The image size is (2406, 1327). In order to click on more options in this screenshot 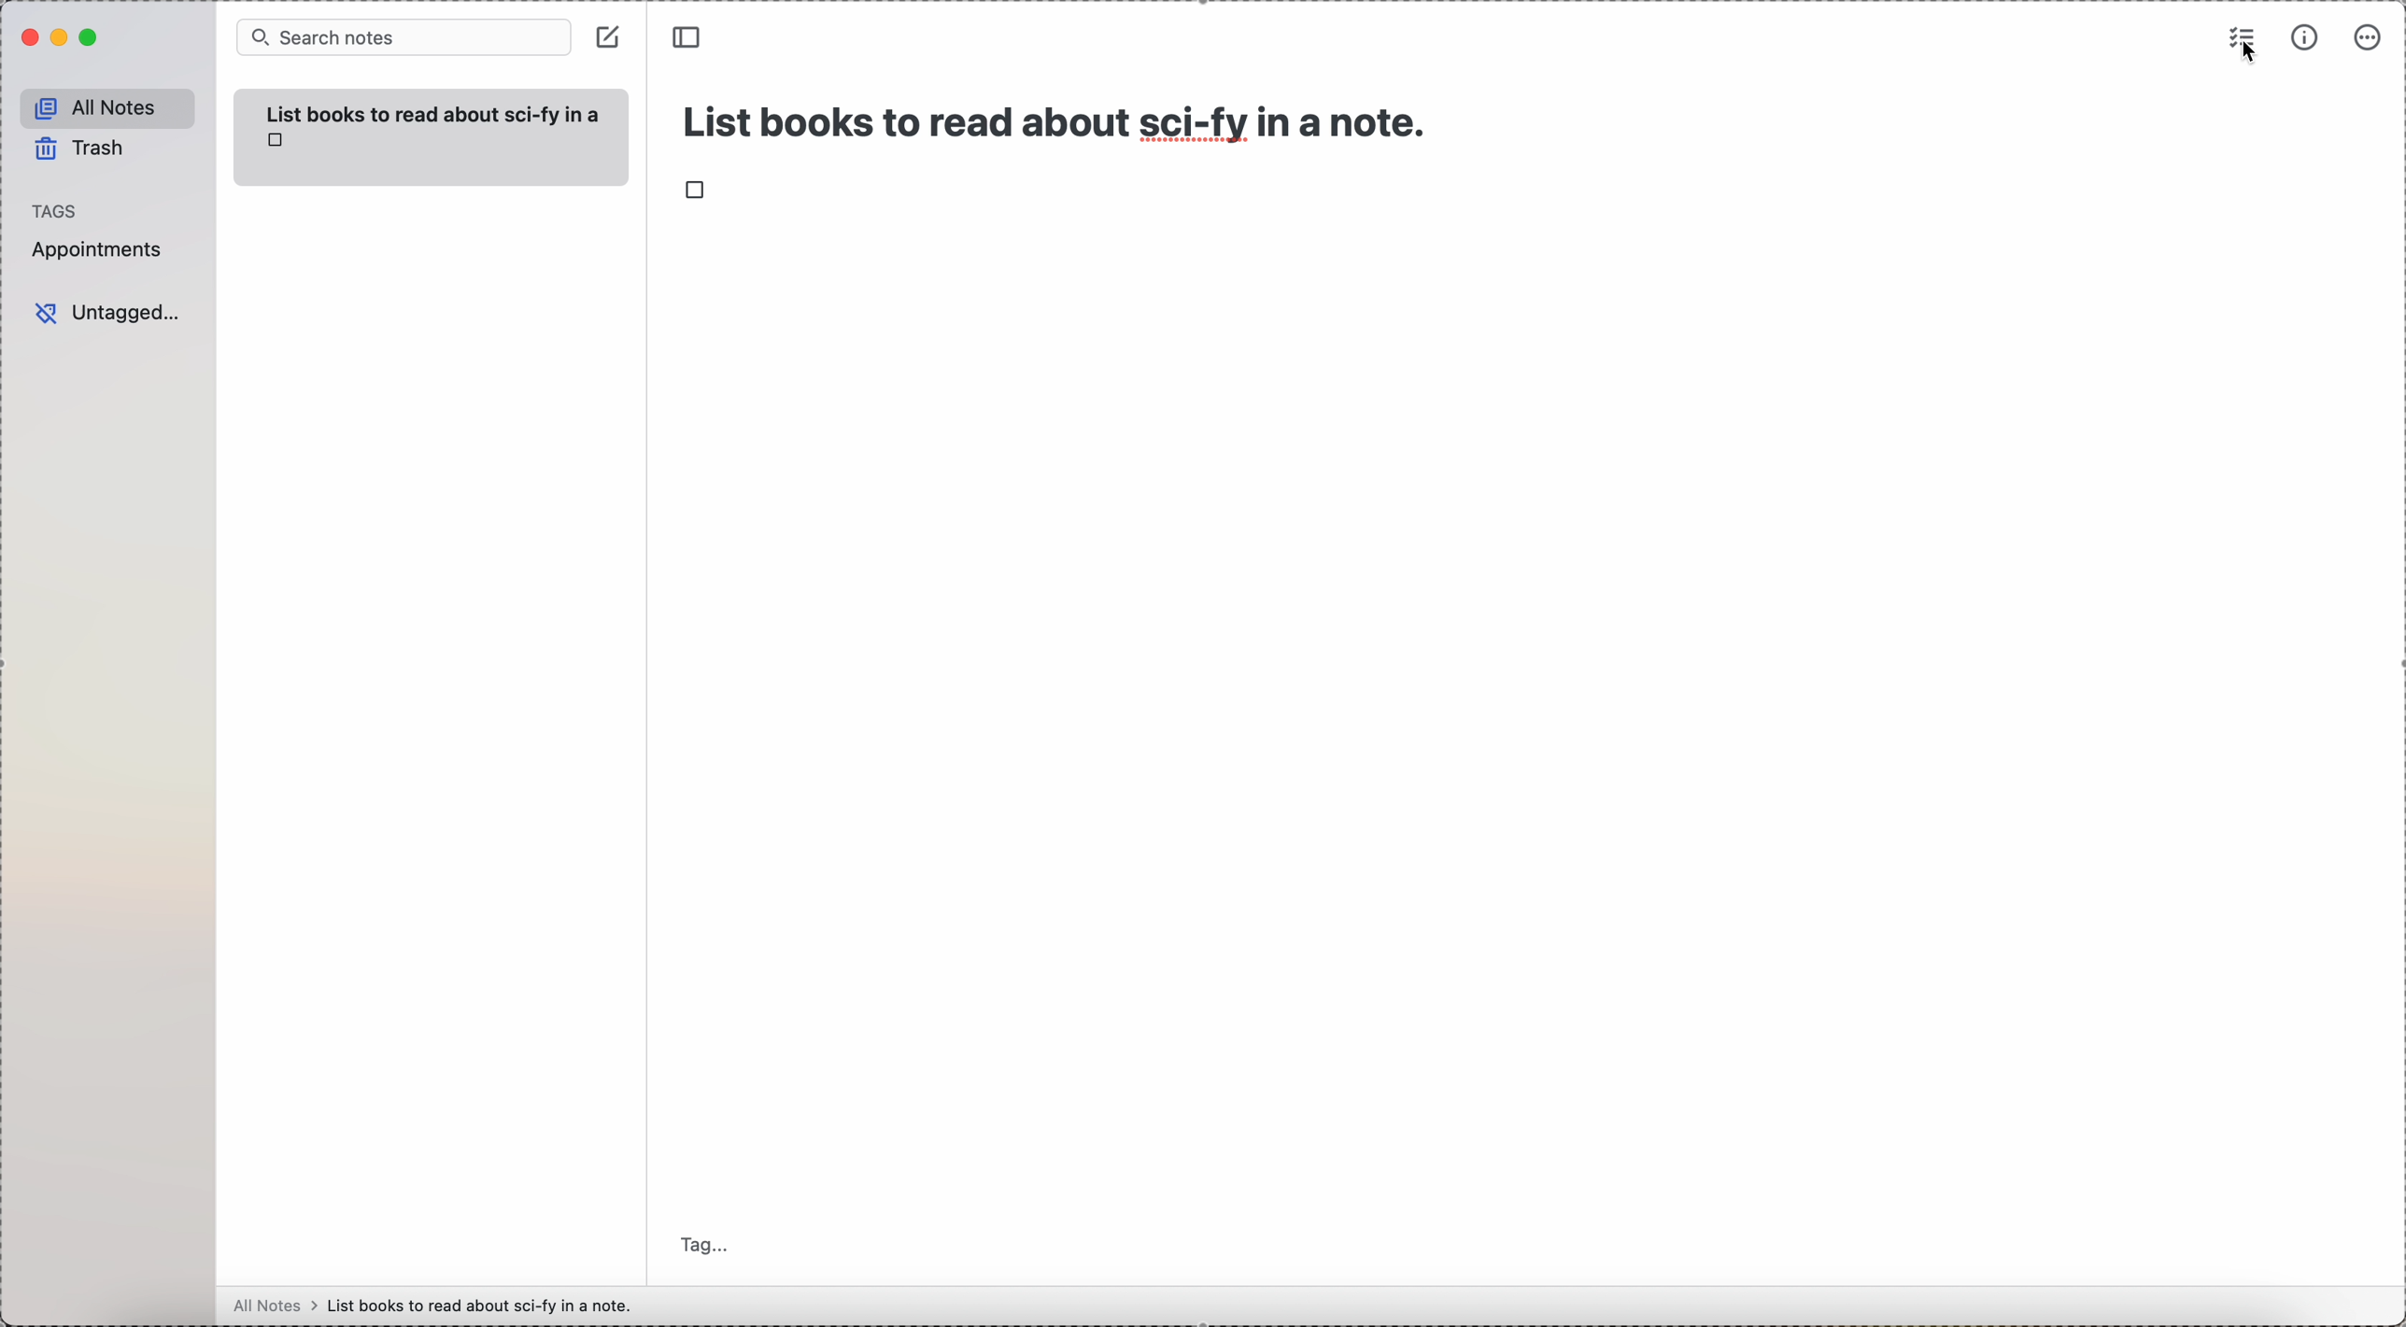, I will do `click(2366, 39)`.